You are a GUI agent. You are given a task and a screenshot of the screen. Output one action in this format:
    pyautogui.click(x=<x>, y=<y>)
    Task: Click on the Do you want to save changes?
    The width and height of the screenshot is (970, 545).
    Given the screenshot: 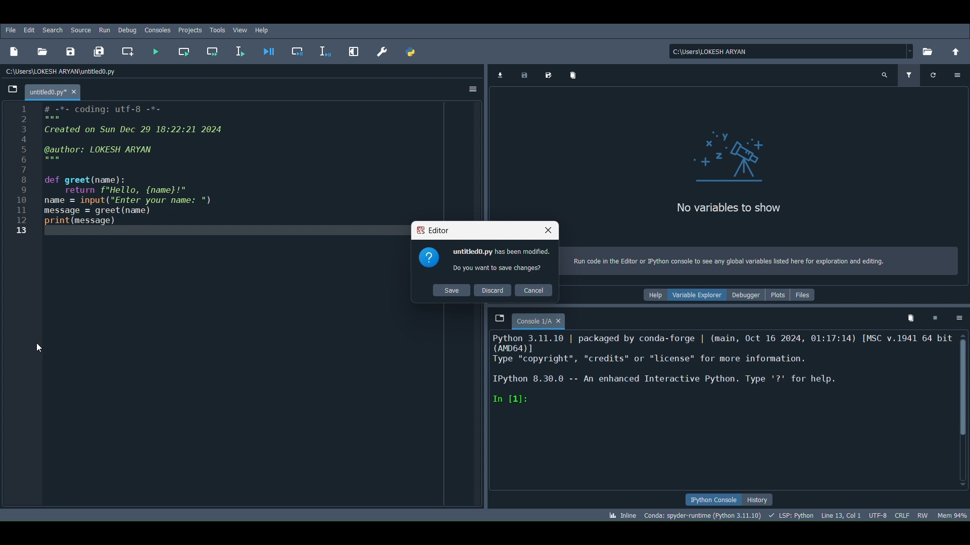 What is the action you would take?
    pyautogui.click(x=498, y=267)
    